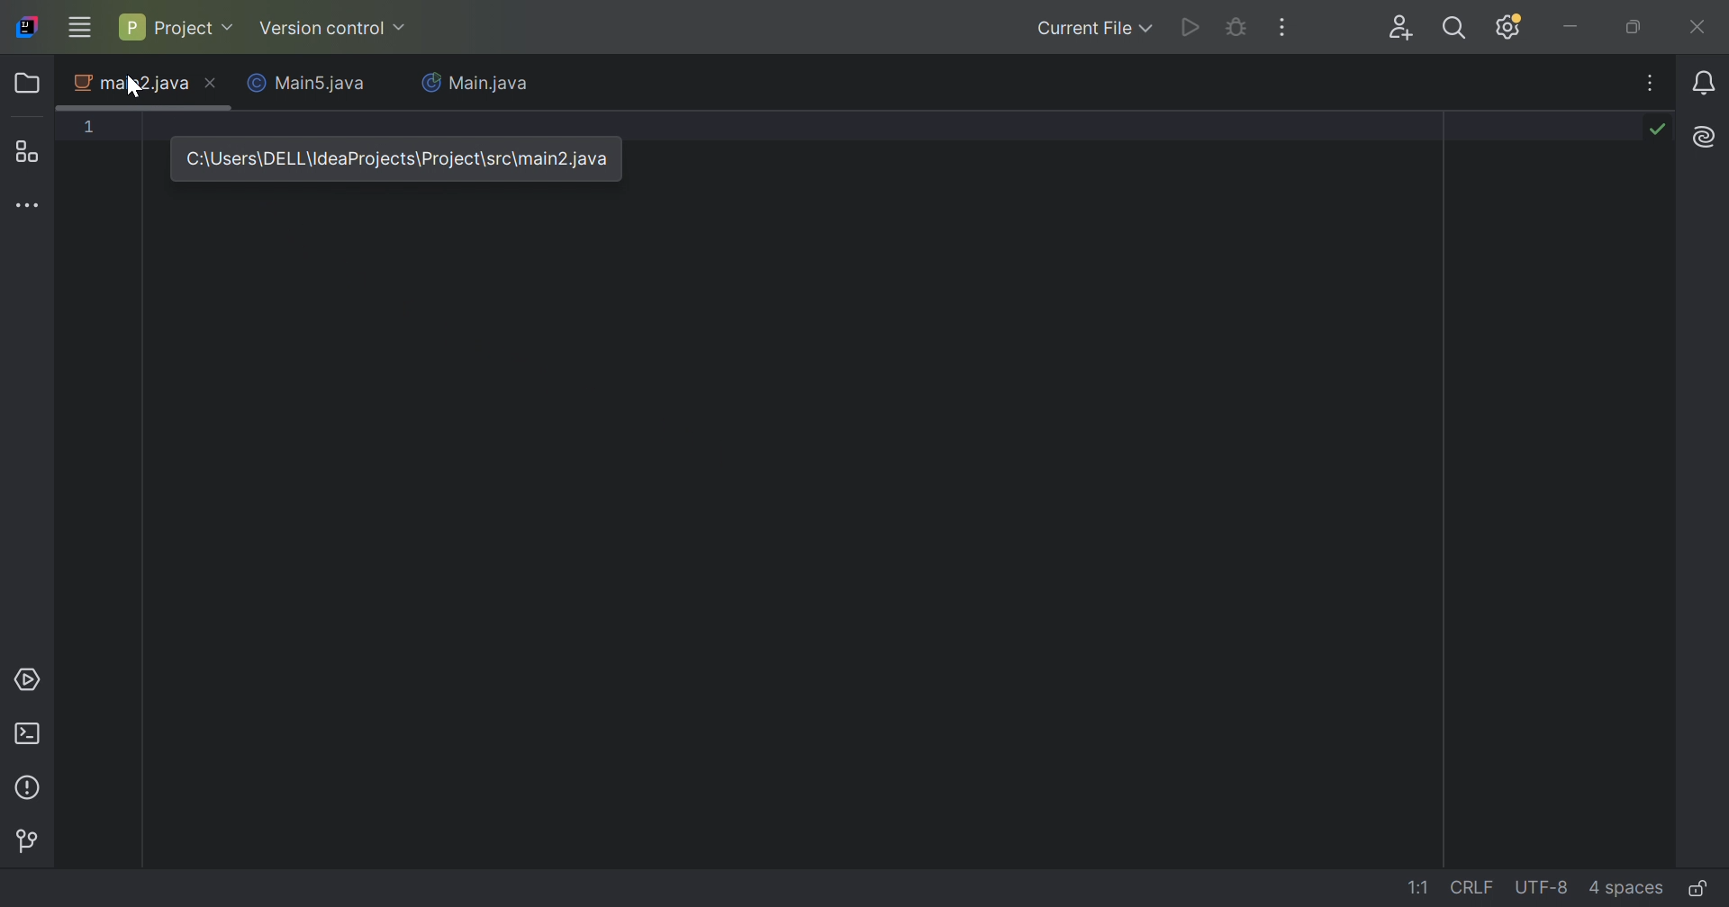  What do you see at coordinates (30, 736) in the screenshot?
I see `Terminal` at bounding box center [30, 736].